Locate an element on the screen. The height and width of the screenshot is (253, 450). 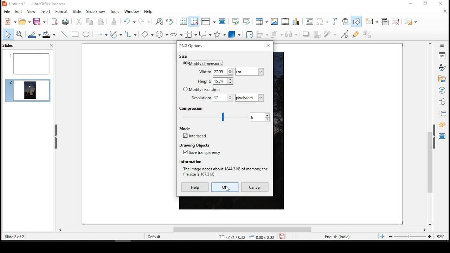
find and replace is located at coordinates (158, 21).